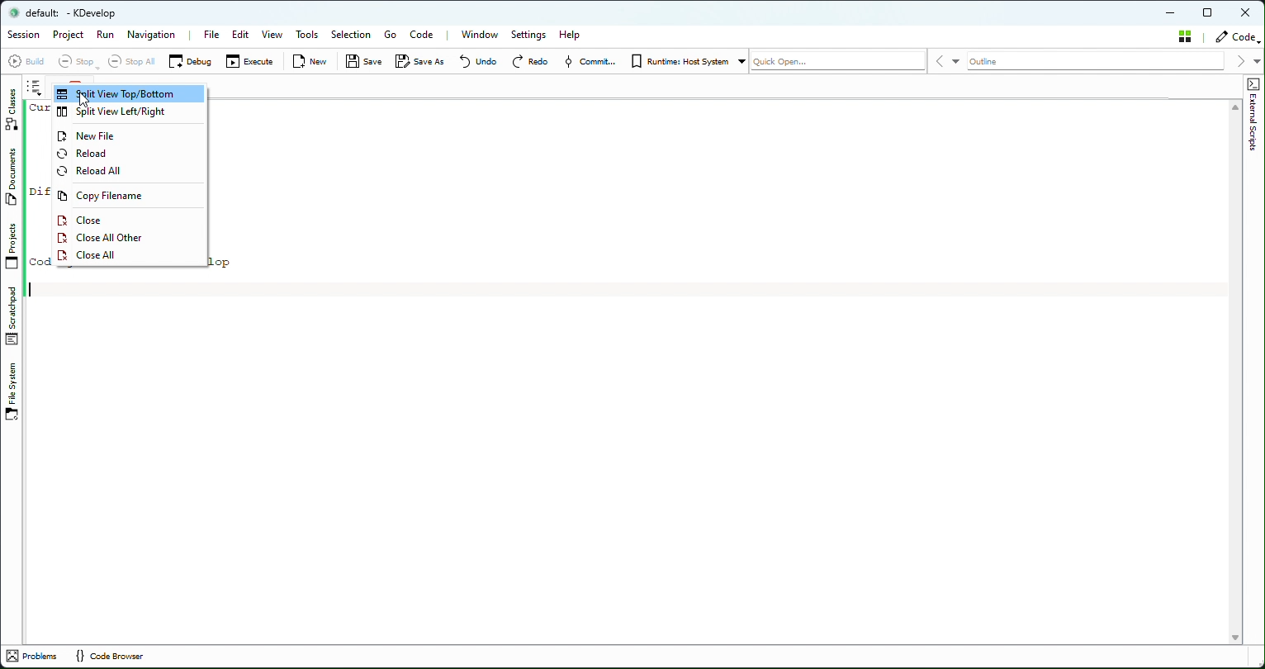 Image resolution: width=1265 pixels, height=669 pixels. Describe the element at coordinates (130, 220) in the screenshot. I see `Close` at that location.